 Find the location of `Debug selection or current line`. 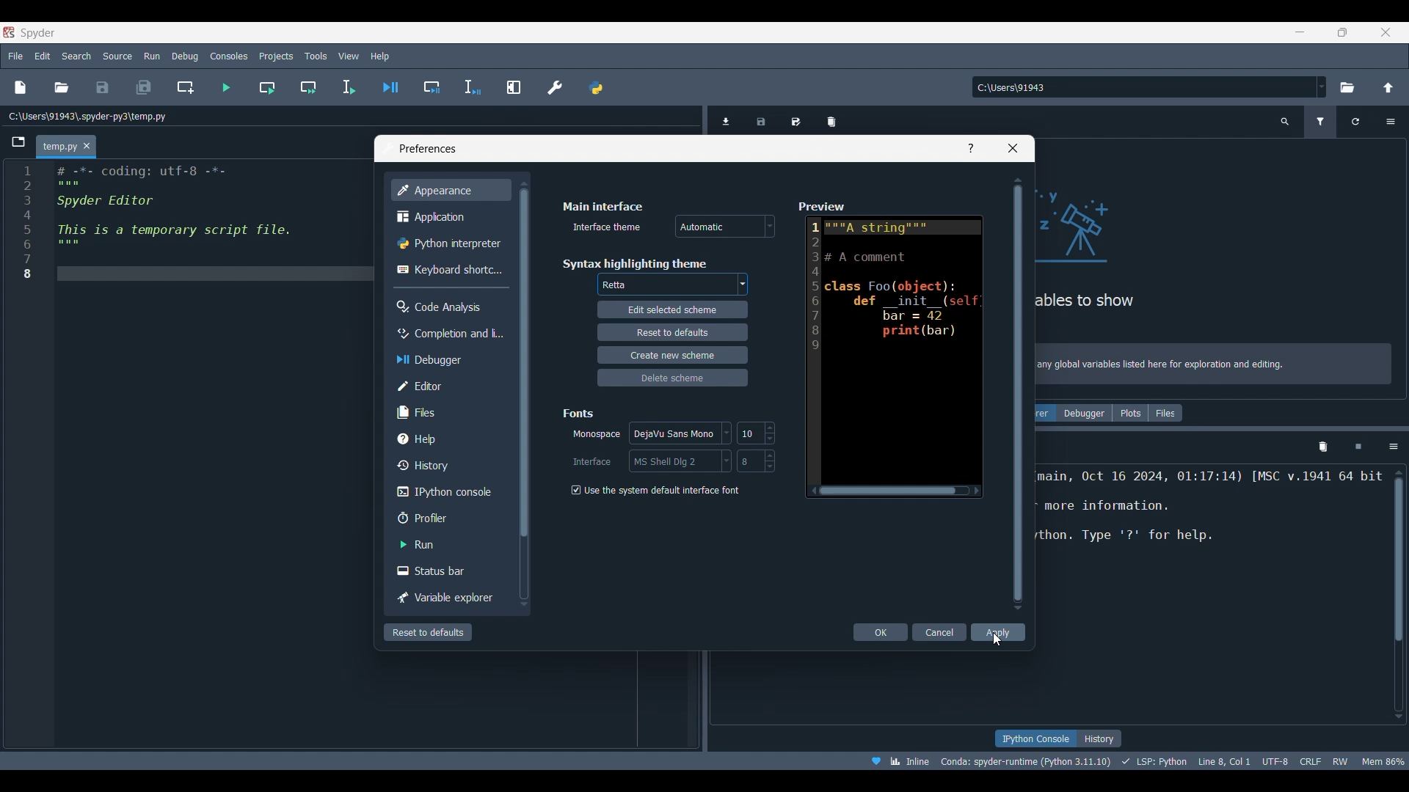

Debug selection or current line is located at coordinates (472, 88).